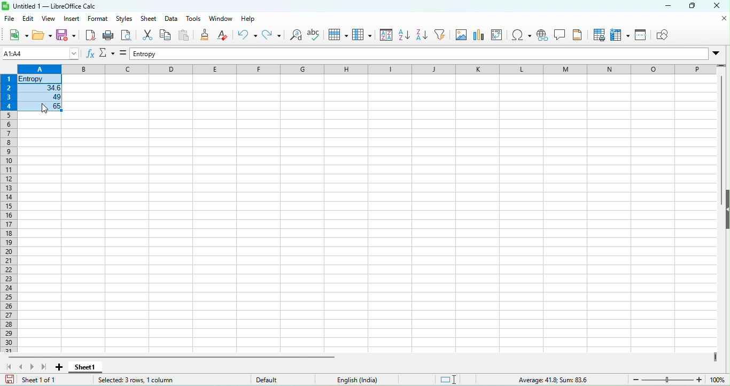 This screenshot has width=730, height=386. Describe the element at coordinates (723, 127) in the screenshot. I see `vertical scroll bar` at that location.